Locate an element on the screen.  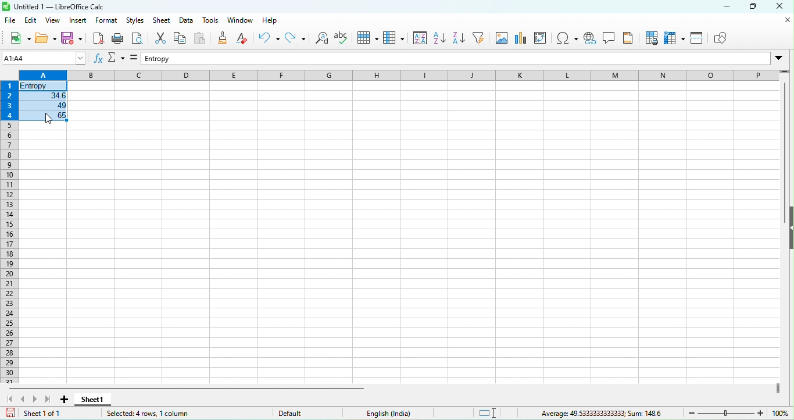
headers and footers is located at coordinates (631, 39).